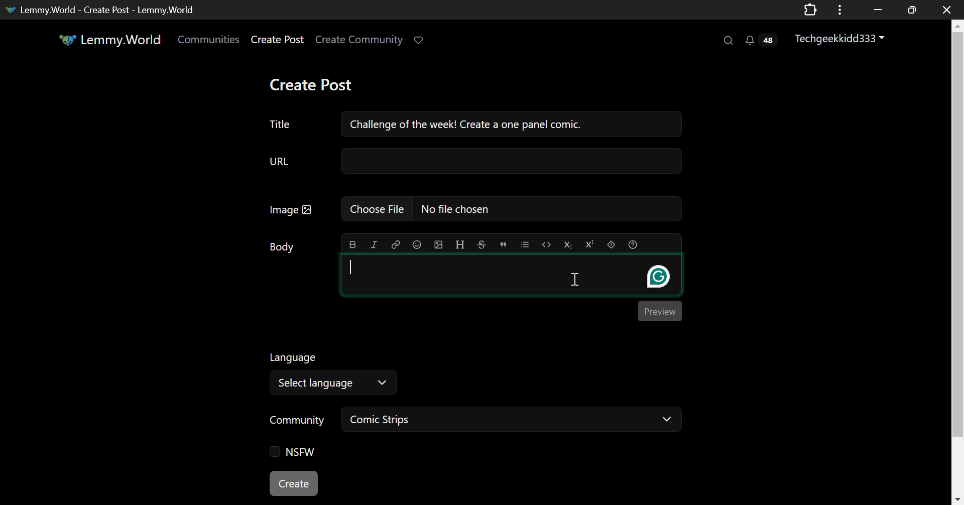 The width and height of the screenshot is (964, 505). What do you see at coordinates (315, 84) in the screenshot?
I see `Create Post` at bounding box center [315, 84].